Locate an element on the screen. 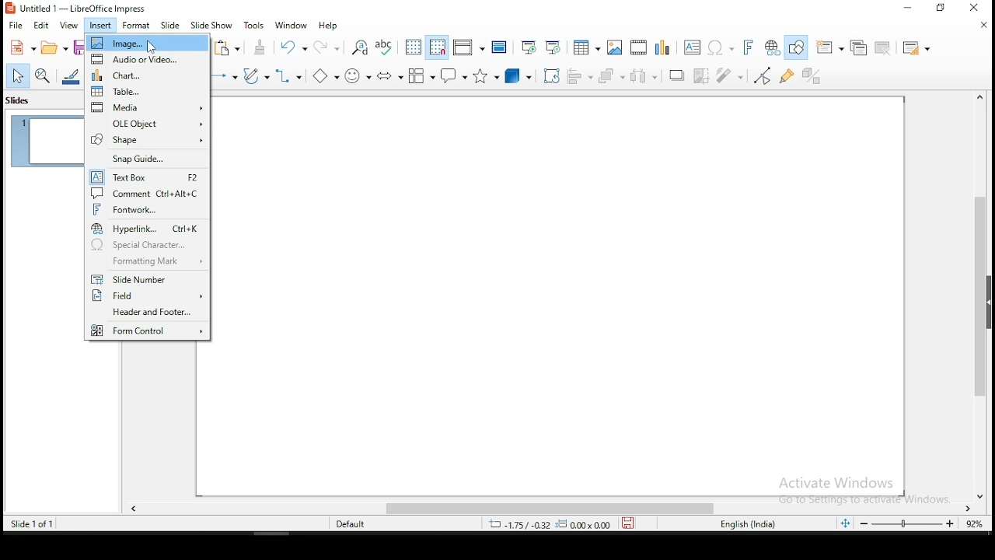 This screenshot has height=560, width=995. form control is located at coordinates (148, 331).